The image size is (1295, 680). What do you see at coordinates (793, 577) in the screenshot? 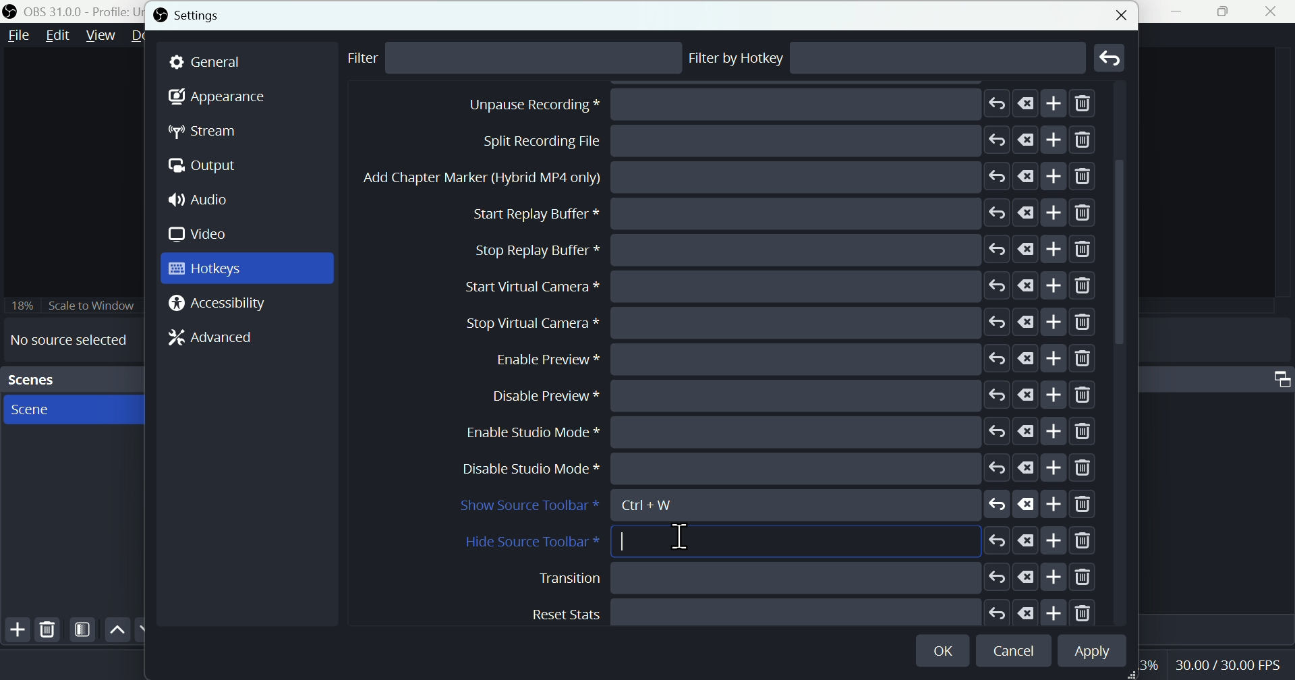
I see `Disable preview` at bounding box center [793, 577].